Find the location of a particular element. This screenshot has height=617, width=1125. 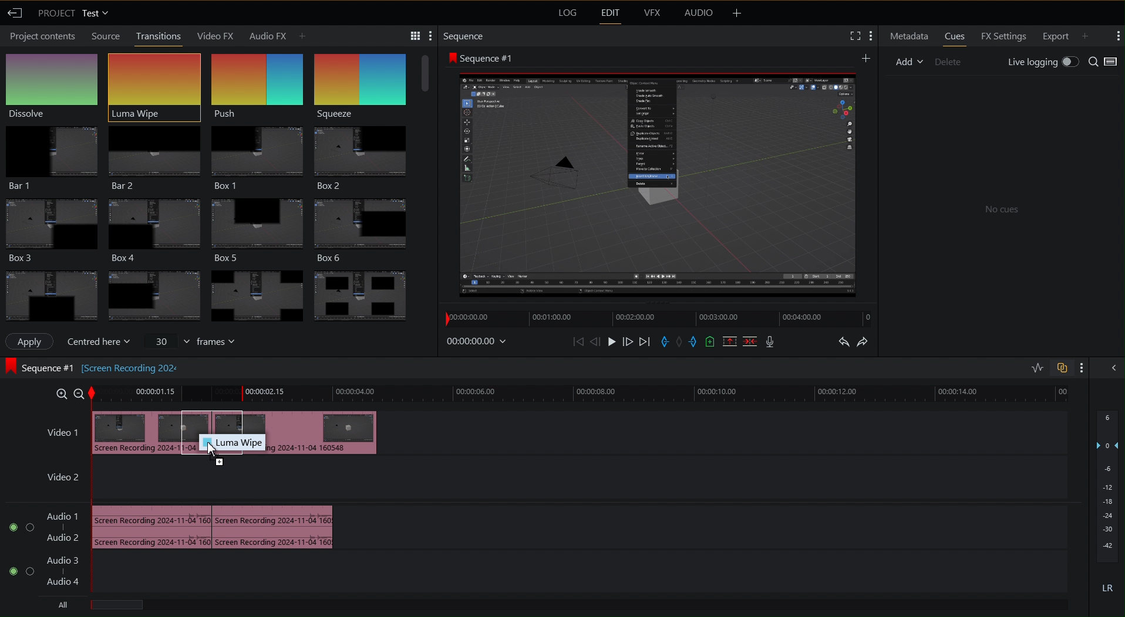

More is located at coordinates (1118, 37).